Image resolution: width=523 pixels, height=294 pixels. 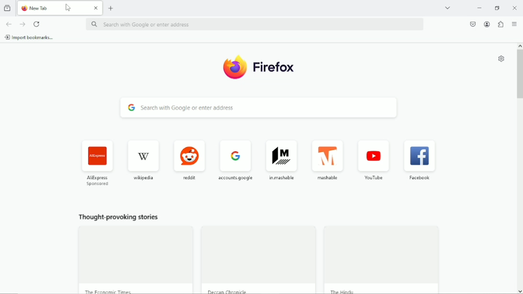 What do you see at coordinates (503, 59) in the screenshot?
I see `Personalize new tab` at bounding box center [503, 59].